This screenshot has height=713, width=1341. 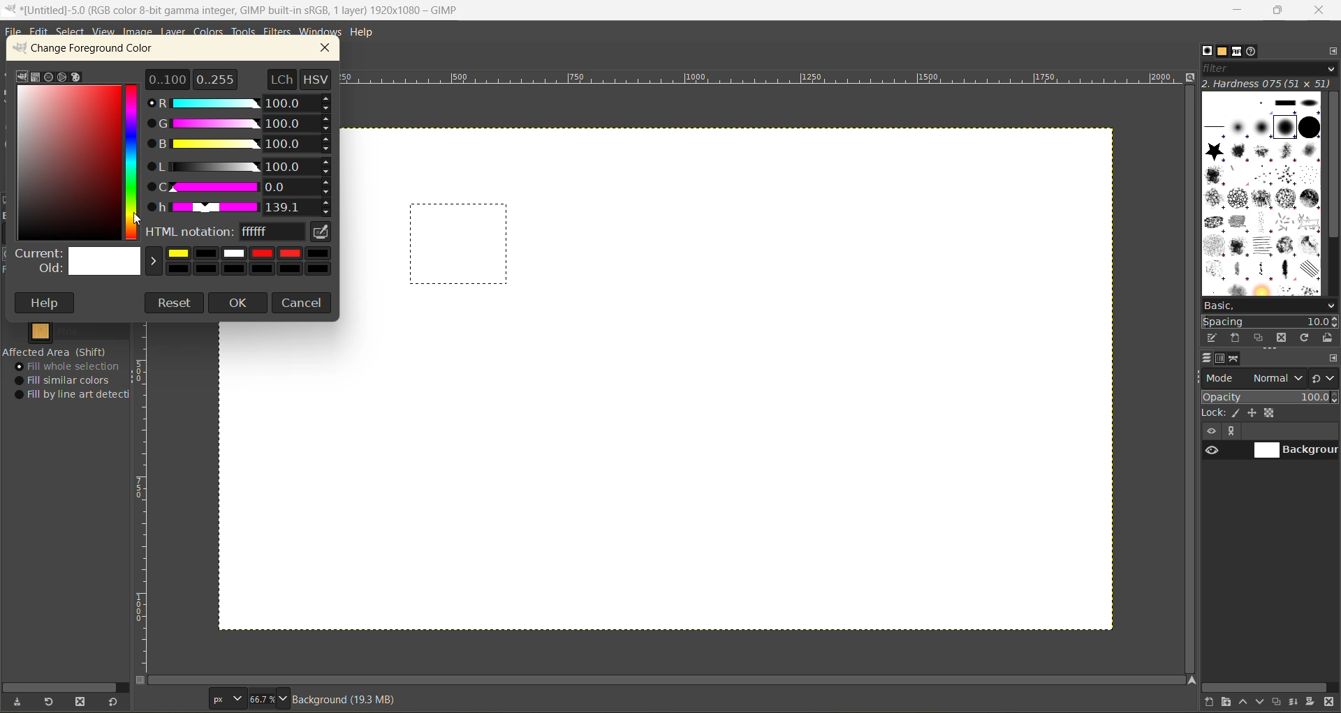 What do you see at coordinates (56, 352) in the screenshot?
I see `affected area` at bounding box center [56, 352].